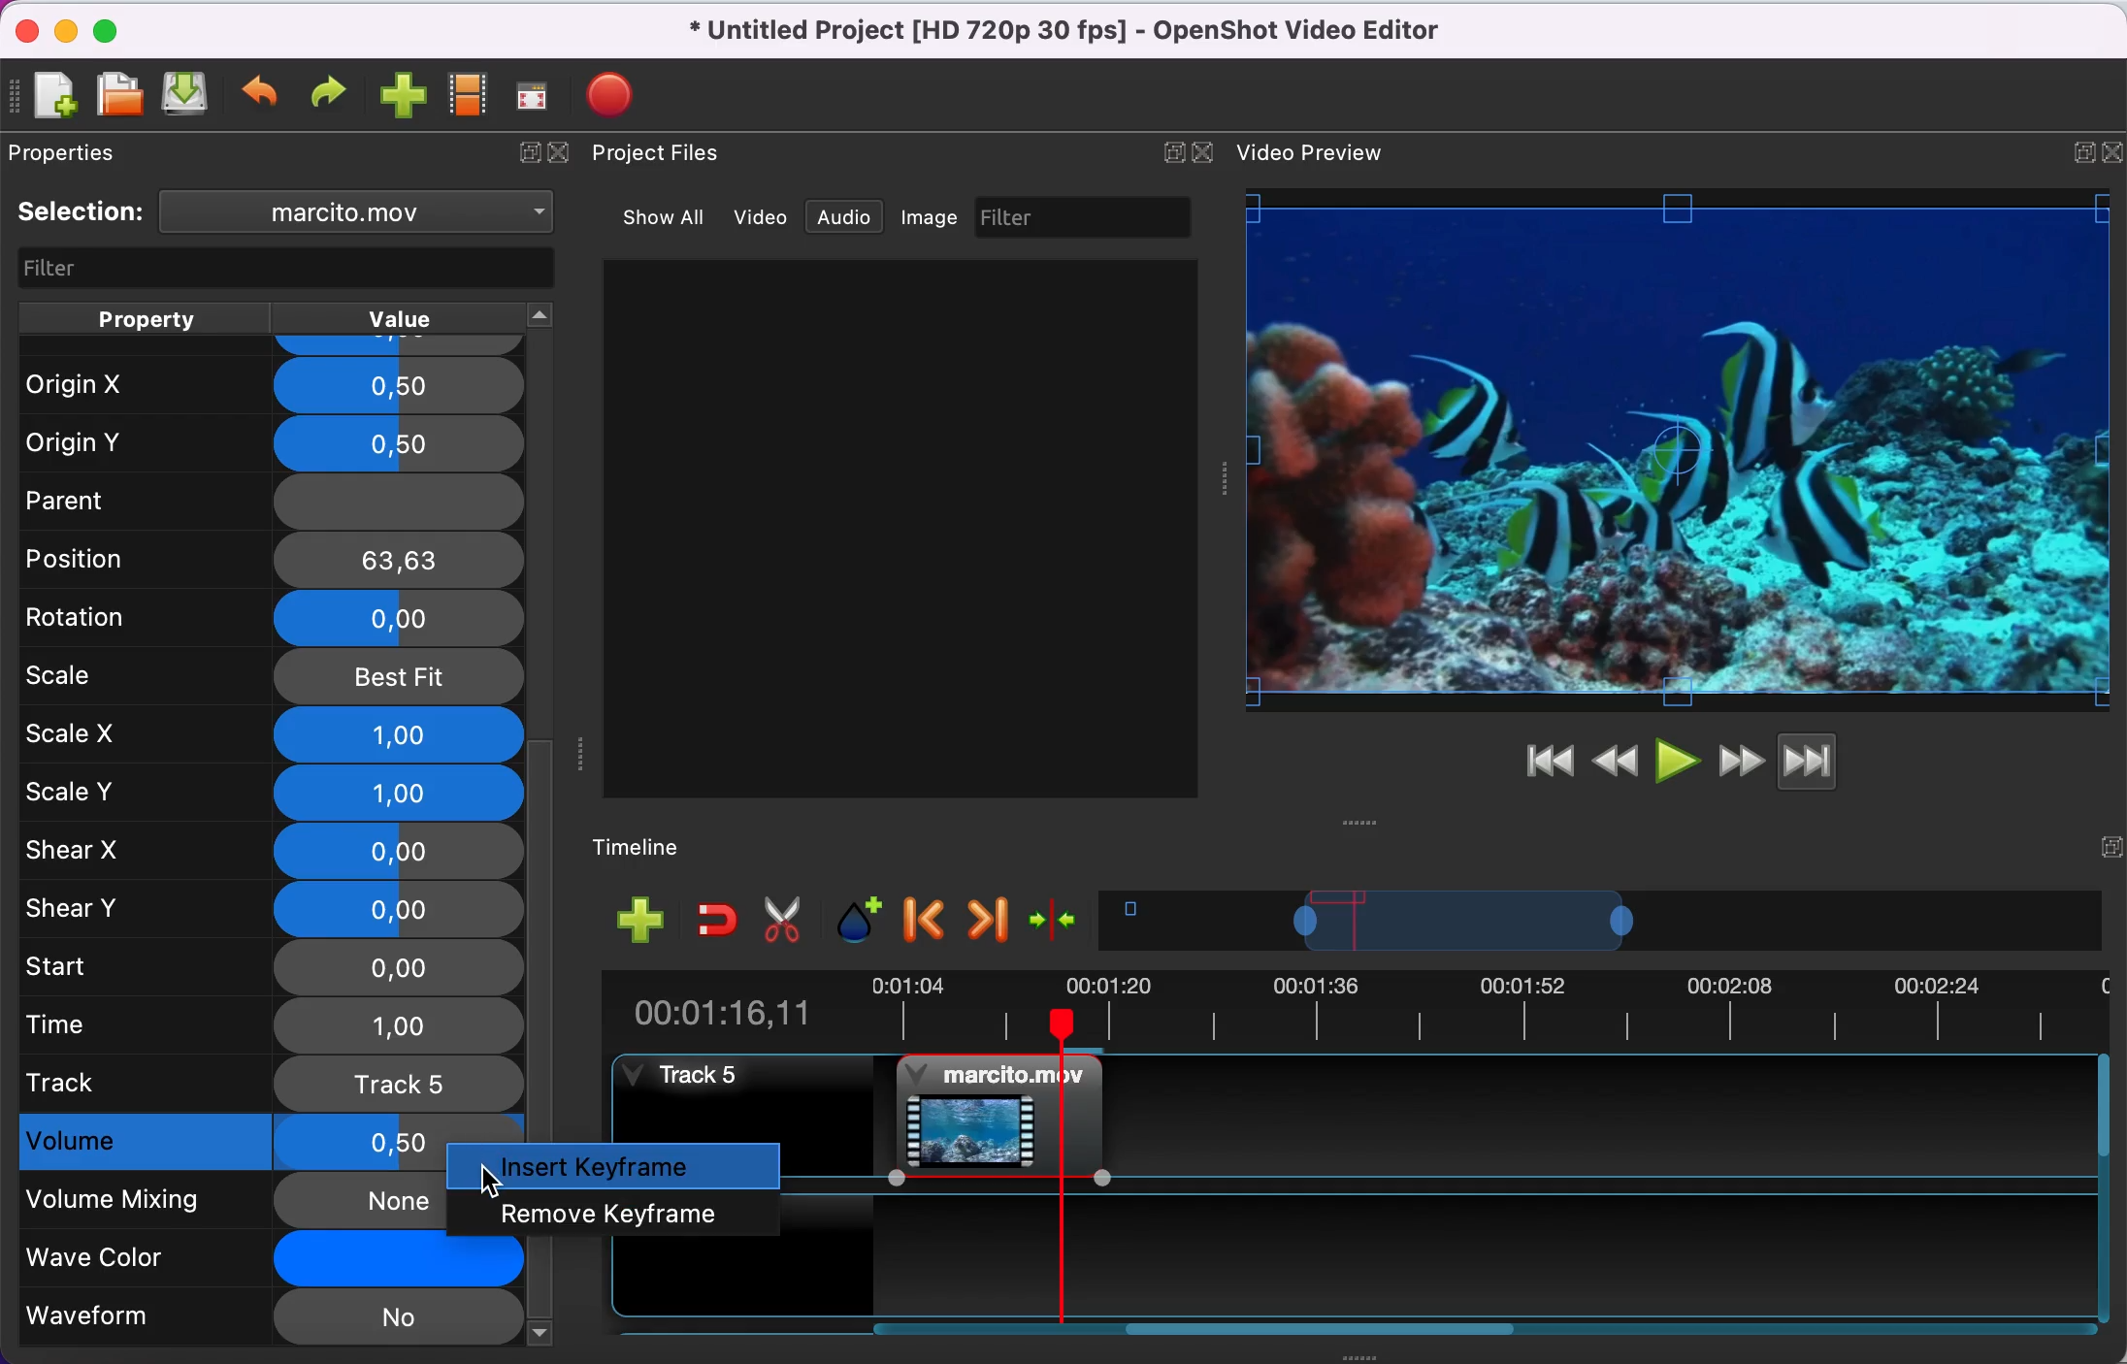  Describe the element at coordinates (118, 94) in the screenshot. I see `open file` at that location.